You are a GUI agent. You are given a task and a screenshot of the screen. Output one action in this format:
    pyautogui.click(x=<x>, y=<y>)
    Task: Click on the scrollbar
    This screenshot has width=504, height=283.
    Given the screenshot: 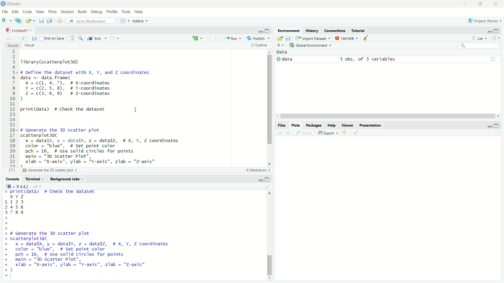 What is the action you would take?
    pyautogui.click(x=387, y=116)
    